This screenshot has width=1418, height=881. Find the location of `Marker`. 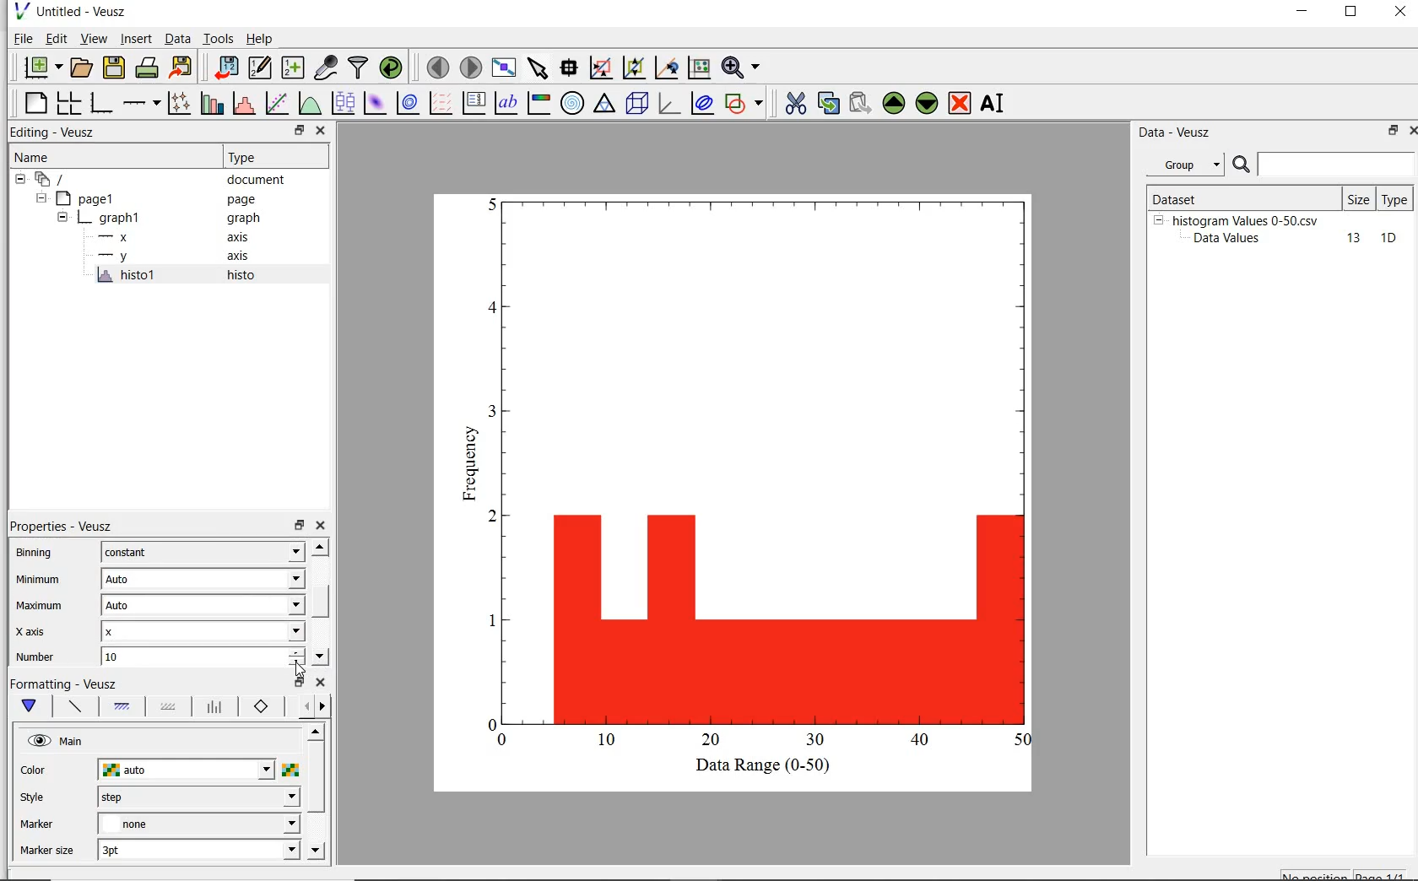

Marker is located at coordinates (37, 826).